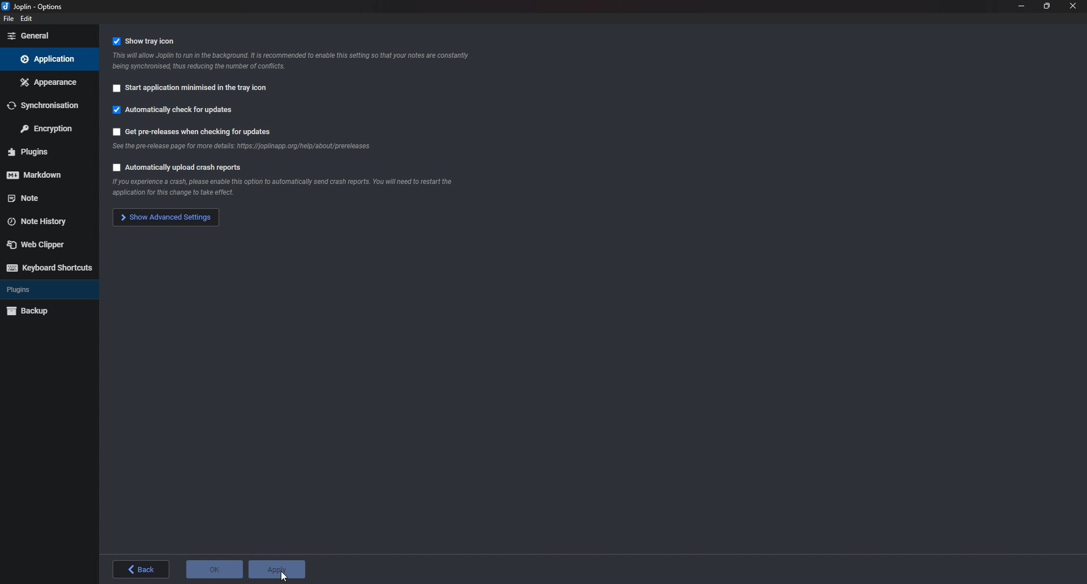 The image size is (1087, 584). What do you see at coordinates (38, 312) in the screenshot?
I see `Backup` at bounding box center [38, 312].